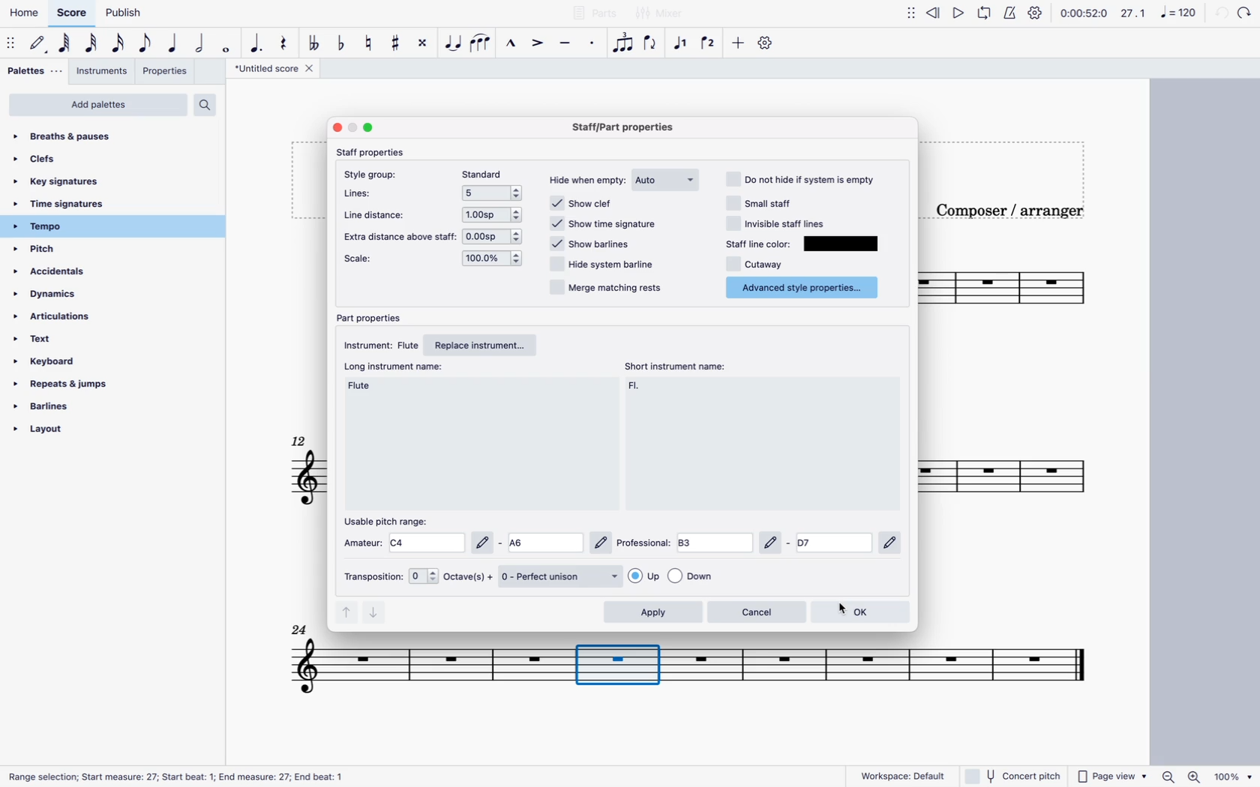 The width and height of the screenshot is (1260, 787). Describe the element at coordinates (667, 180) in the screenshot. I see `auto` at that location.